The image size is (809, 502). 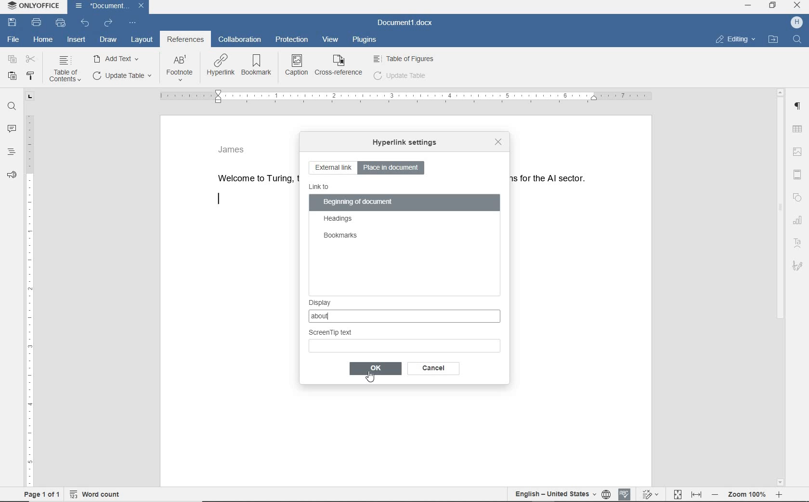 What do you see at coordinates (37, 23) in the screenshot?
I see `print file` at bounding box center [37, 23].